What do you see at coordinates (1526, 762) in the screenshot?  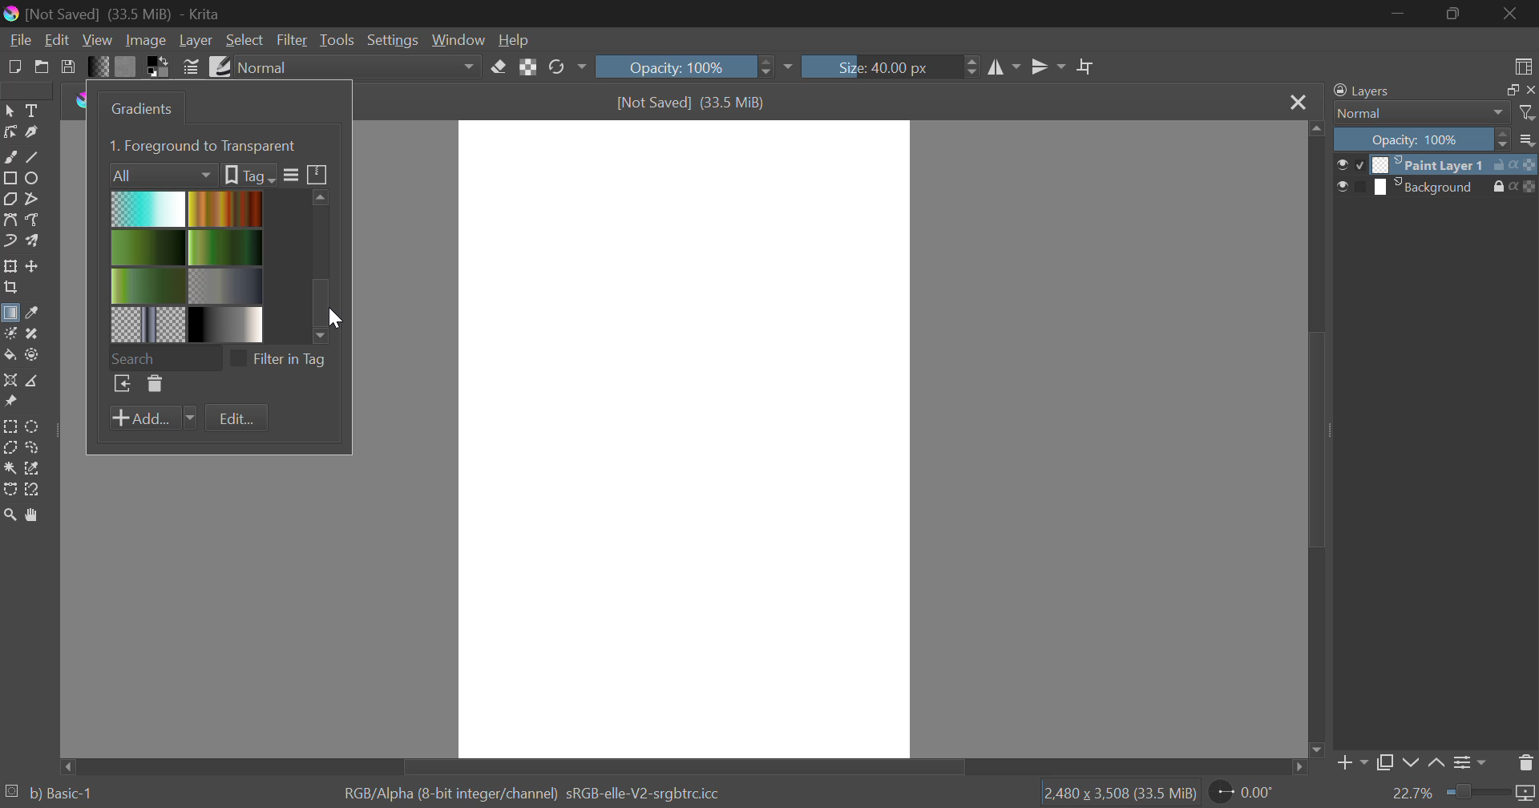 I see `Delete Layer` at bounding box center [1526, 762].